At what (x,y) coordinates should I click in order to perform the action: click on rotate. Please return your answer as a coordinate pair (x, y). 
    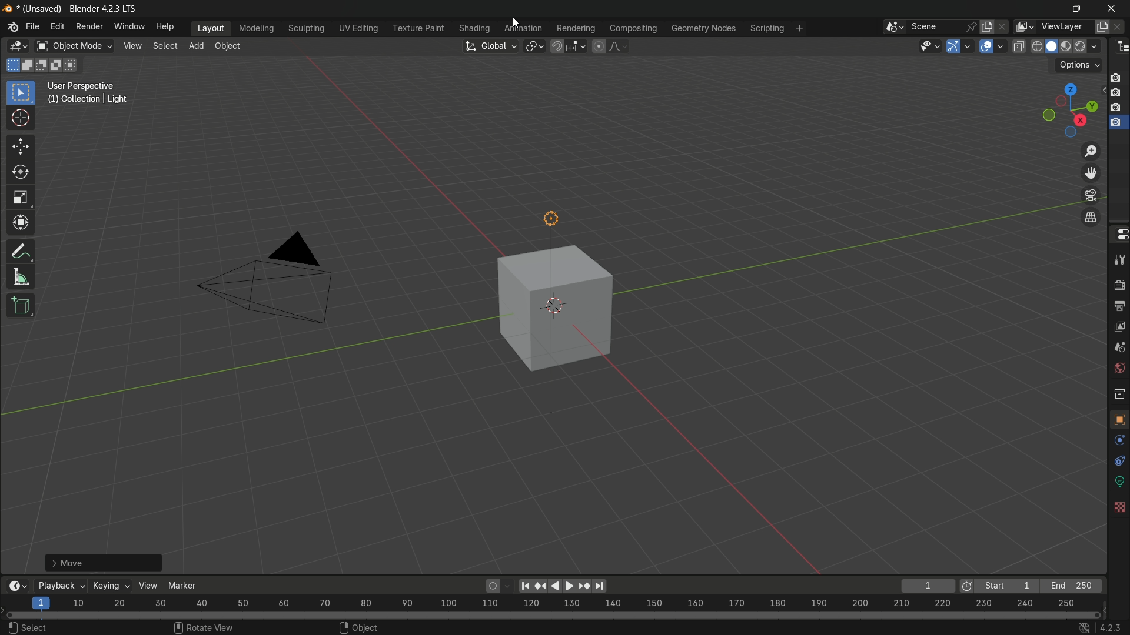
    Looking at the image, I should click on (22, 172).